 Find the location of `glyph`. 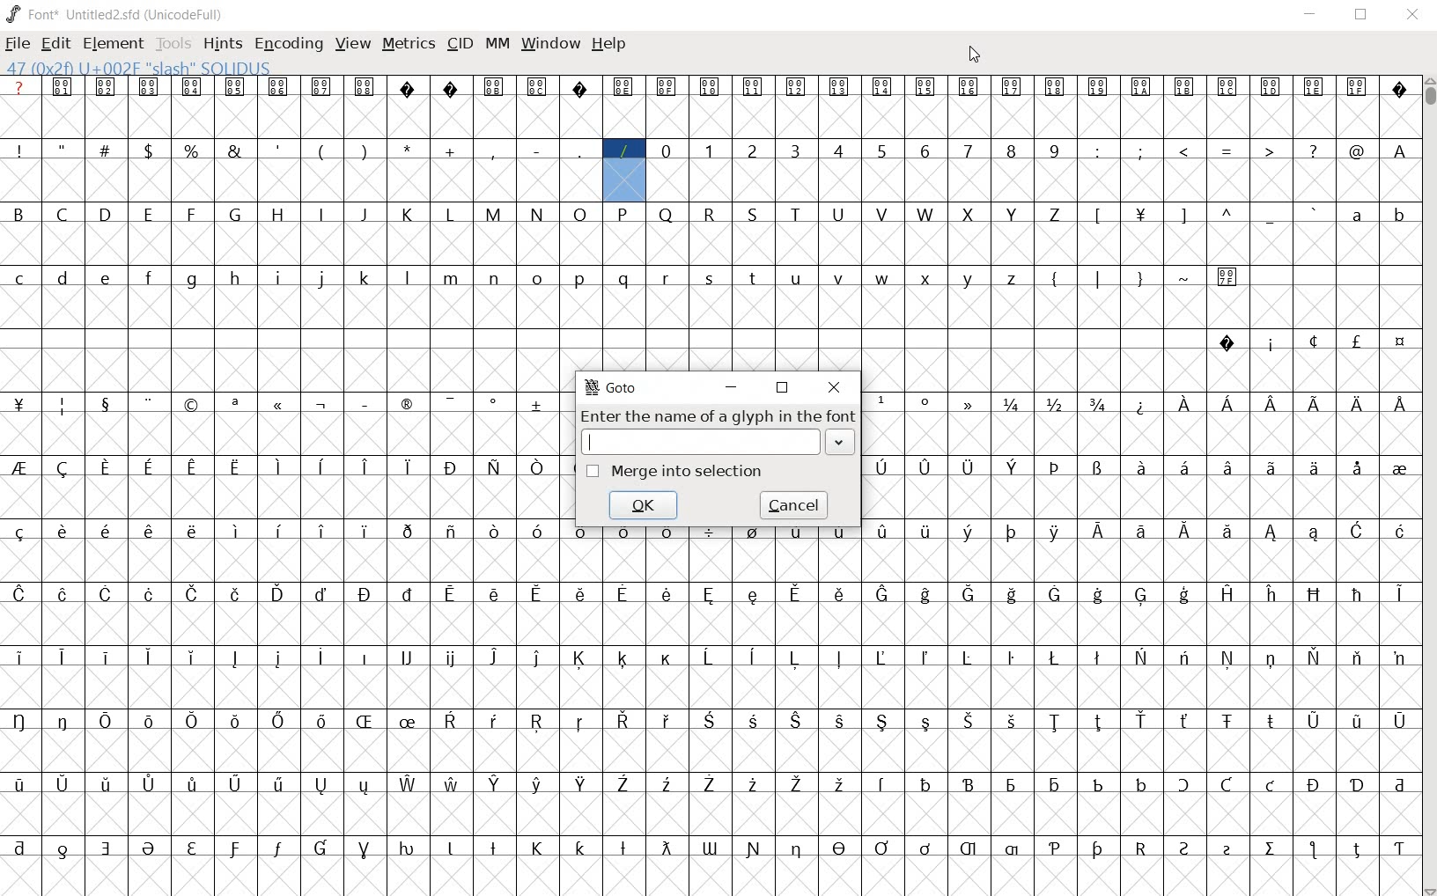

glyph is located at coordinates (1184, 721).